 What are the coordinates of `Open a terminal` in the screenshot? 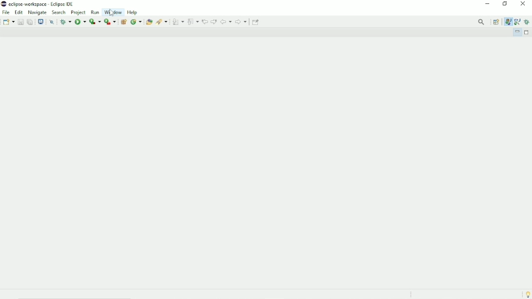 It's located at (40, 21).